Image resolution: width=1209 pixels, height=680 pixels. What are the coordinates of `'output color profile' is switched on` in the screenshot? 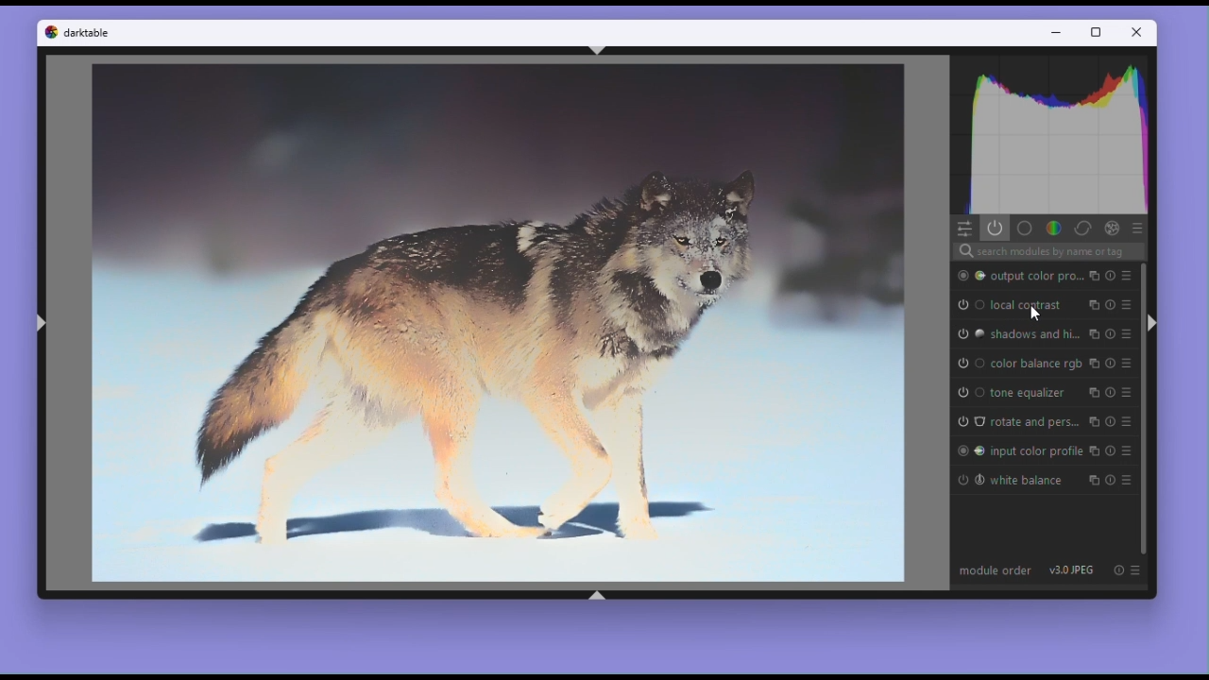 It's located at (968, 275).